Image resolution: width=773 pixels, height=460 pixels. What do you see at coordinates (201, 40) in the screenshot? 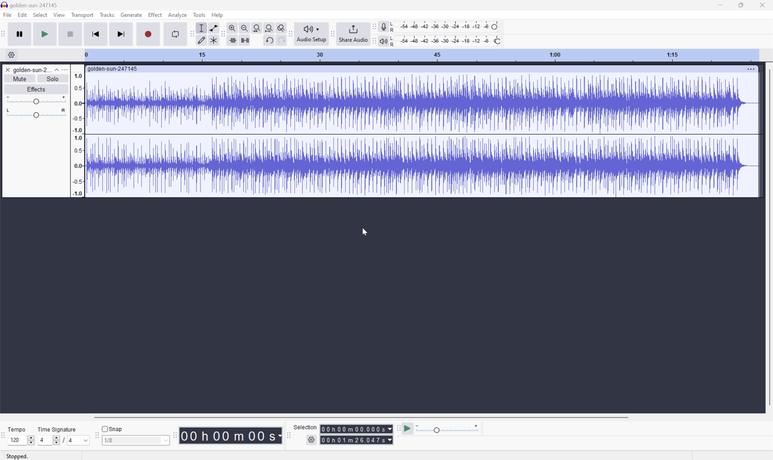
I see `Draw tool` at bounding box center [201, 40].